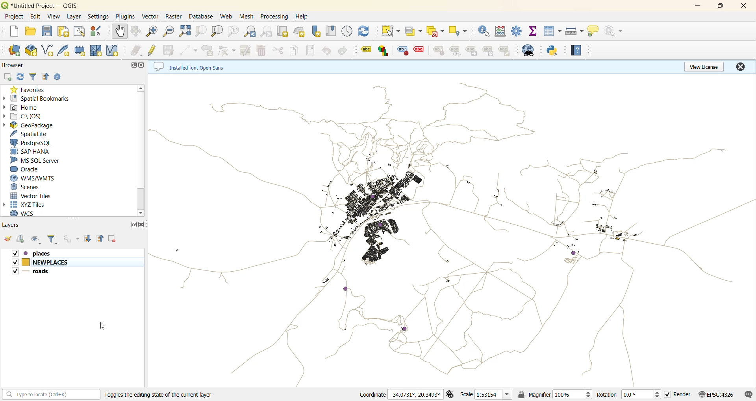 The height and width of the screenshot is (401, 756). What do you see at coordinates (24, 107) in the screenshot?
I see `home` at bounding box center [24, 107].